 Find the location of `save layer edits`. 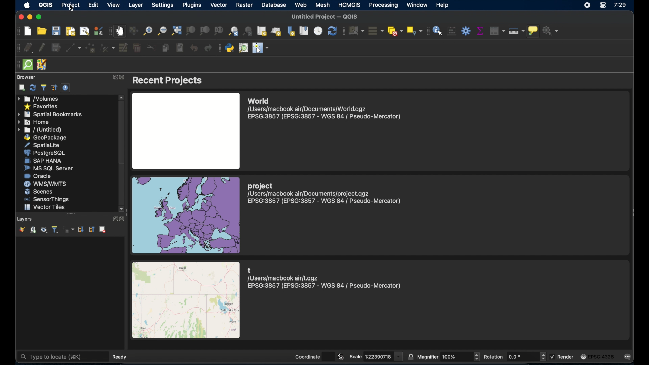

save layer edits is located at coordinates (56, 47).